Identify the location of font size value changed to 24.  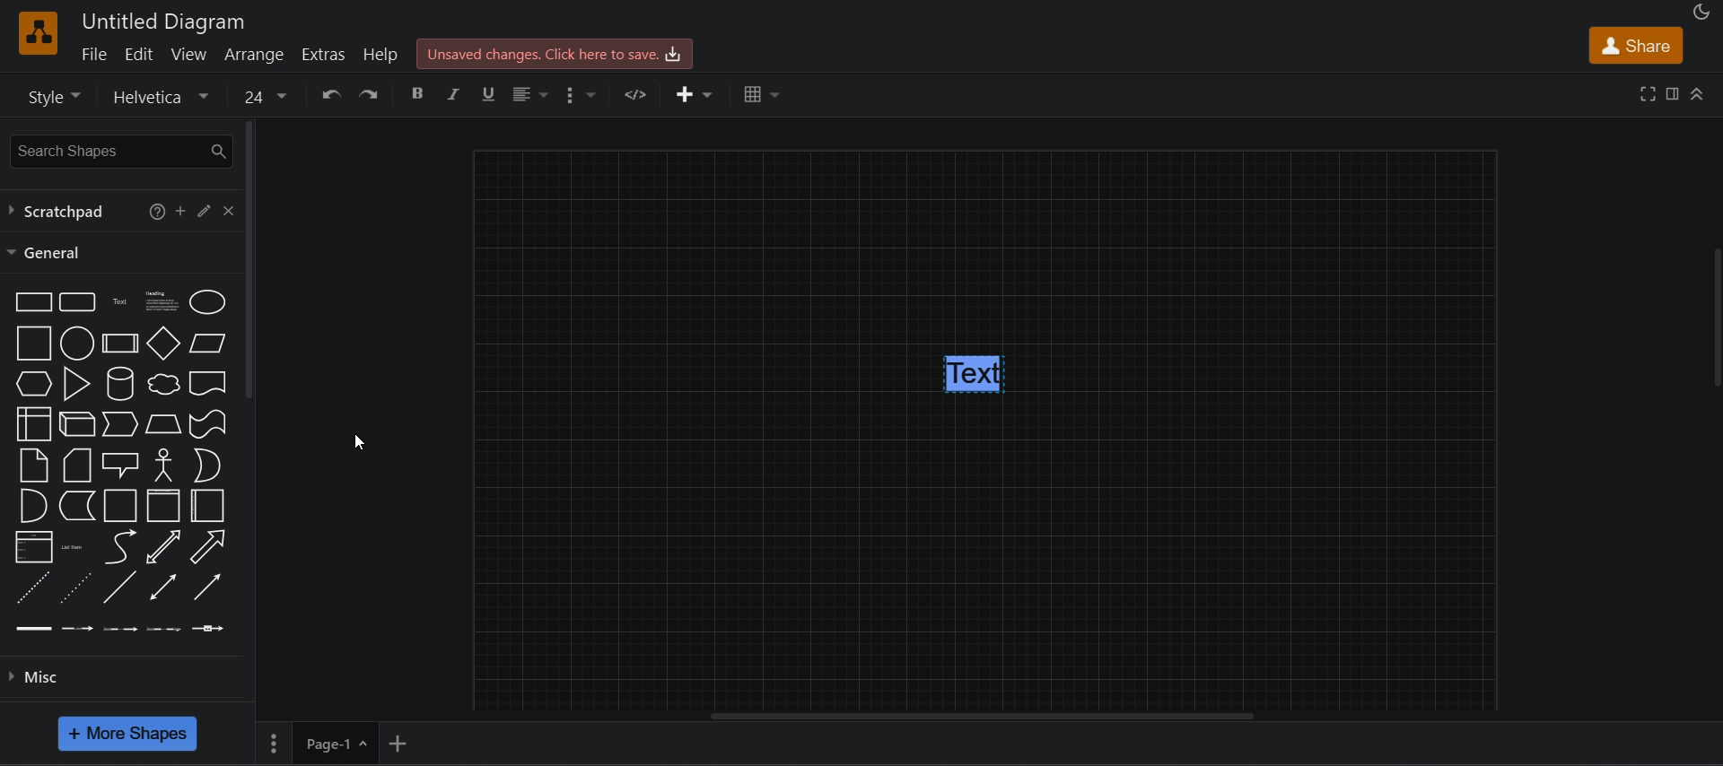
(264, 100).